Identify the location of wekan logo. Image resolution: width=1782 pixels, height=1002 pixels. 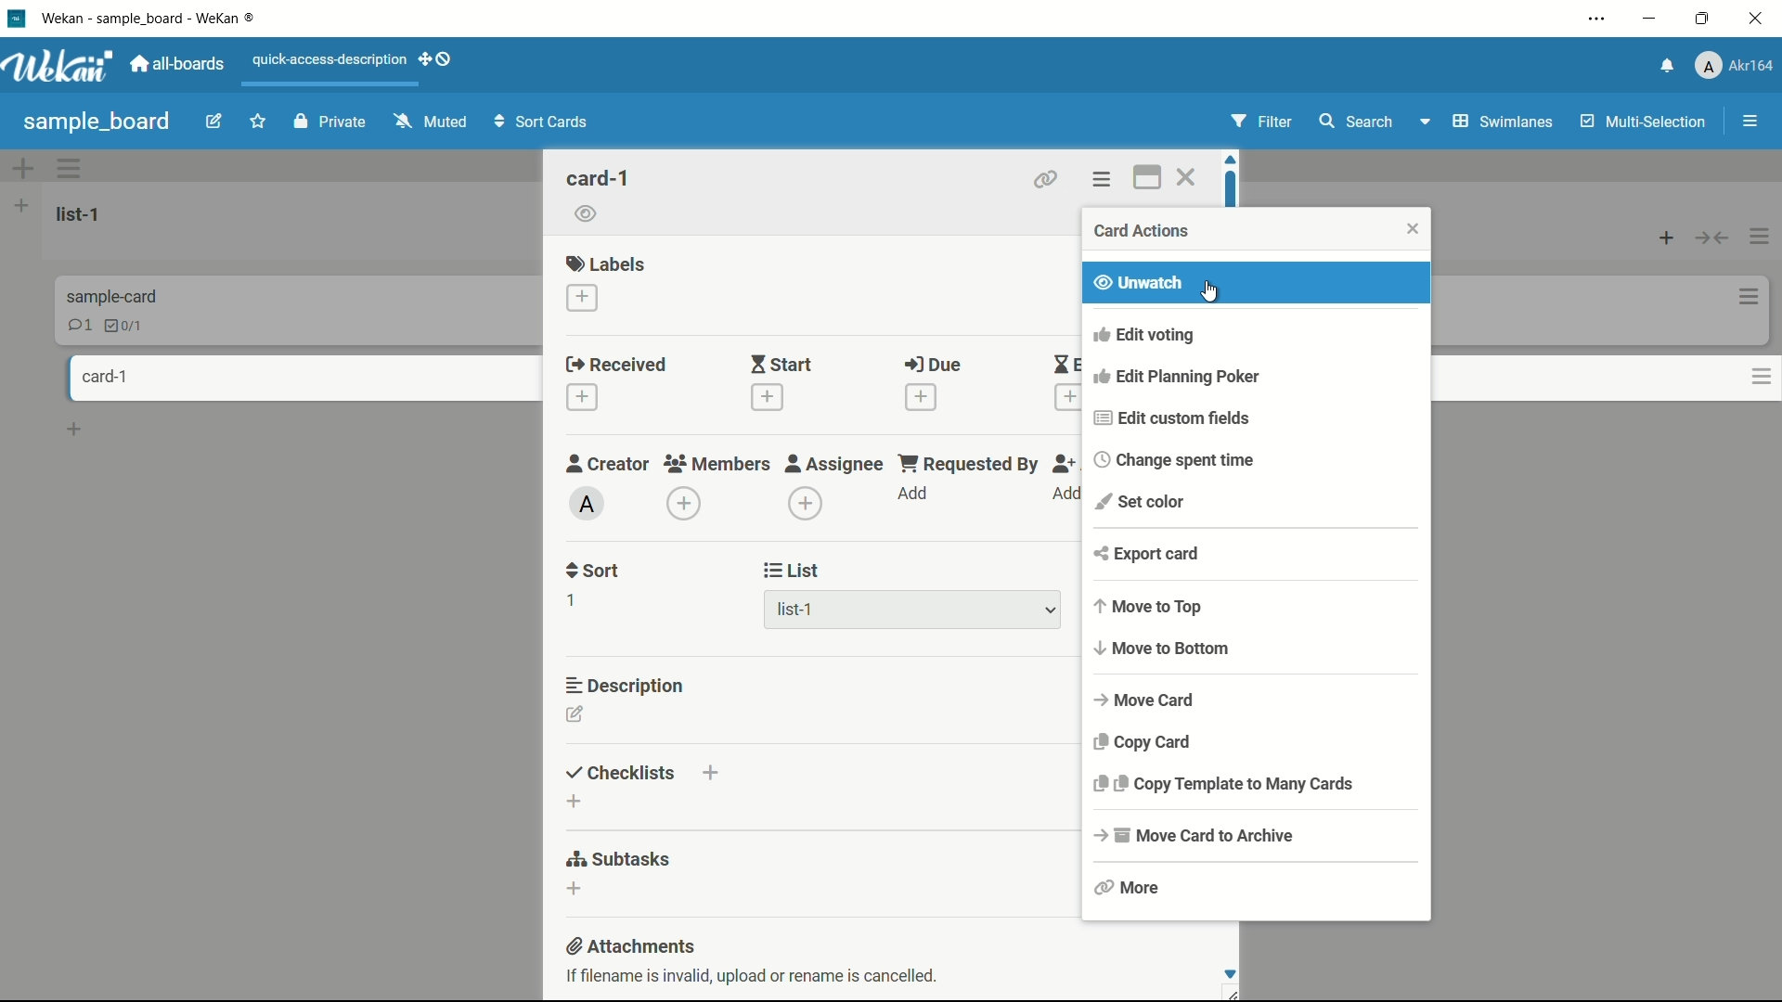
(18, 19).